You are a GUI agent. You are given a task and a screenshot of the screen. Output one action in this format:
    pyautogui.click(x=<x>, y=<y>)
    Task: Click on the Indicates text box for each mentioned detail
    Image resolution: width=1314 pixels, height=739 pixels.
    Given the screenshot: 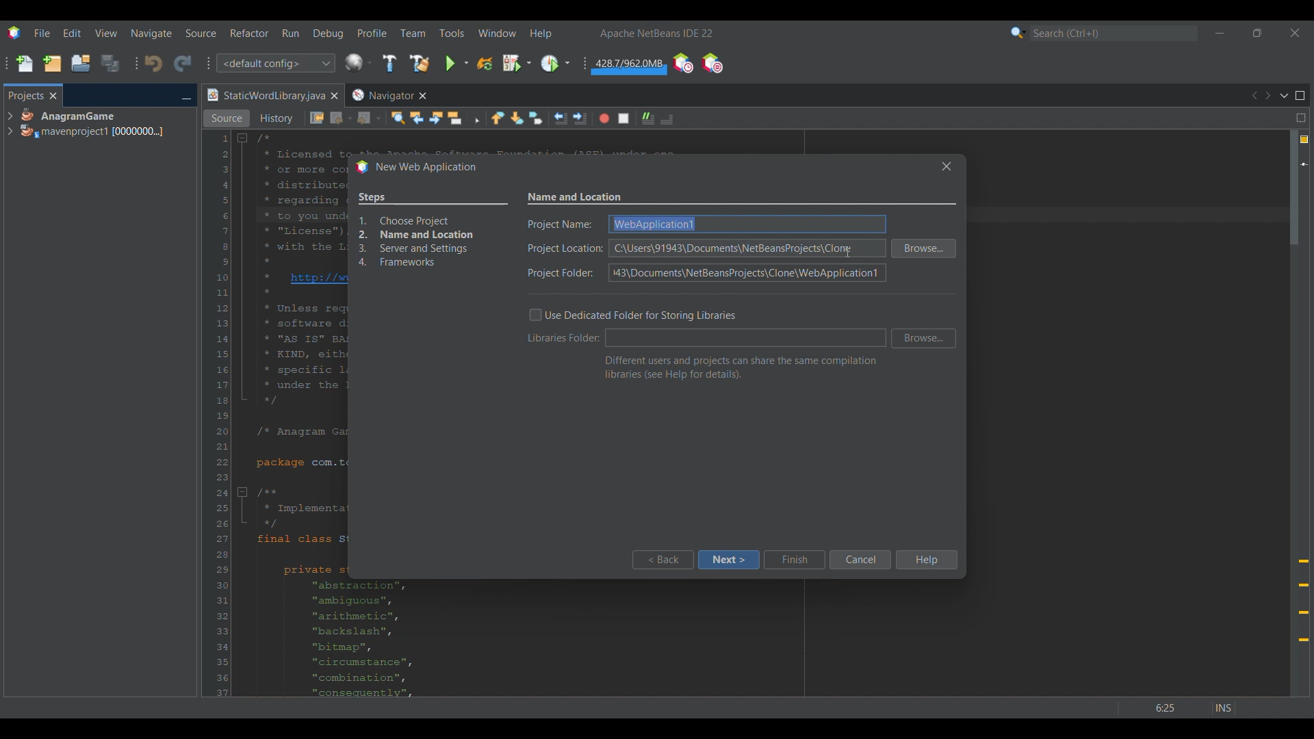 What is the action you would take?
    pyautogui.click(x=565, y=249)
    